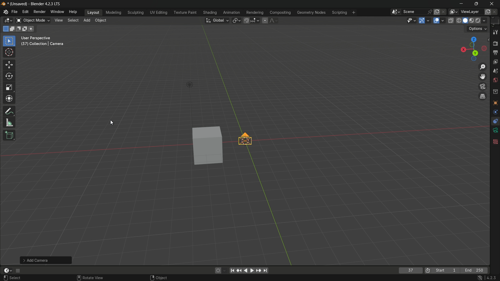 The width and height of the screenshot is (500, 281). Describe the element at coordinates (242, 270) in the screenshot. I see `play animation` at that location.